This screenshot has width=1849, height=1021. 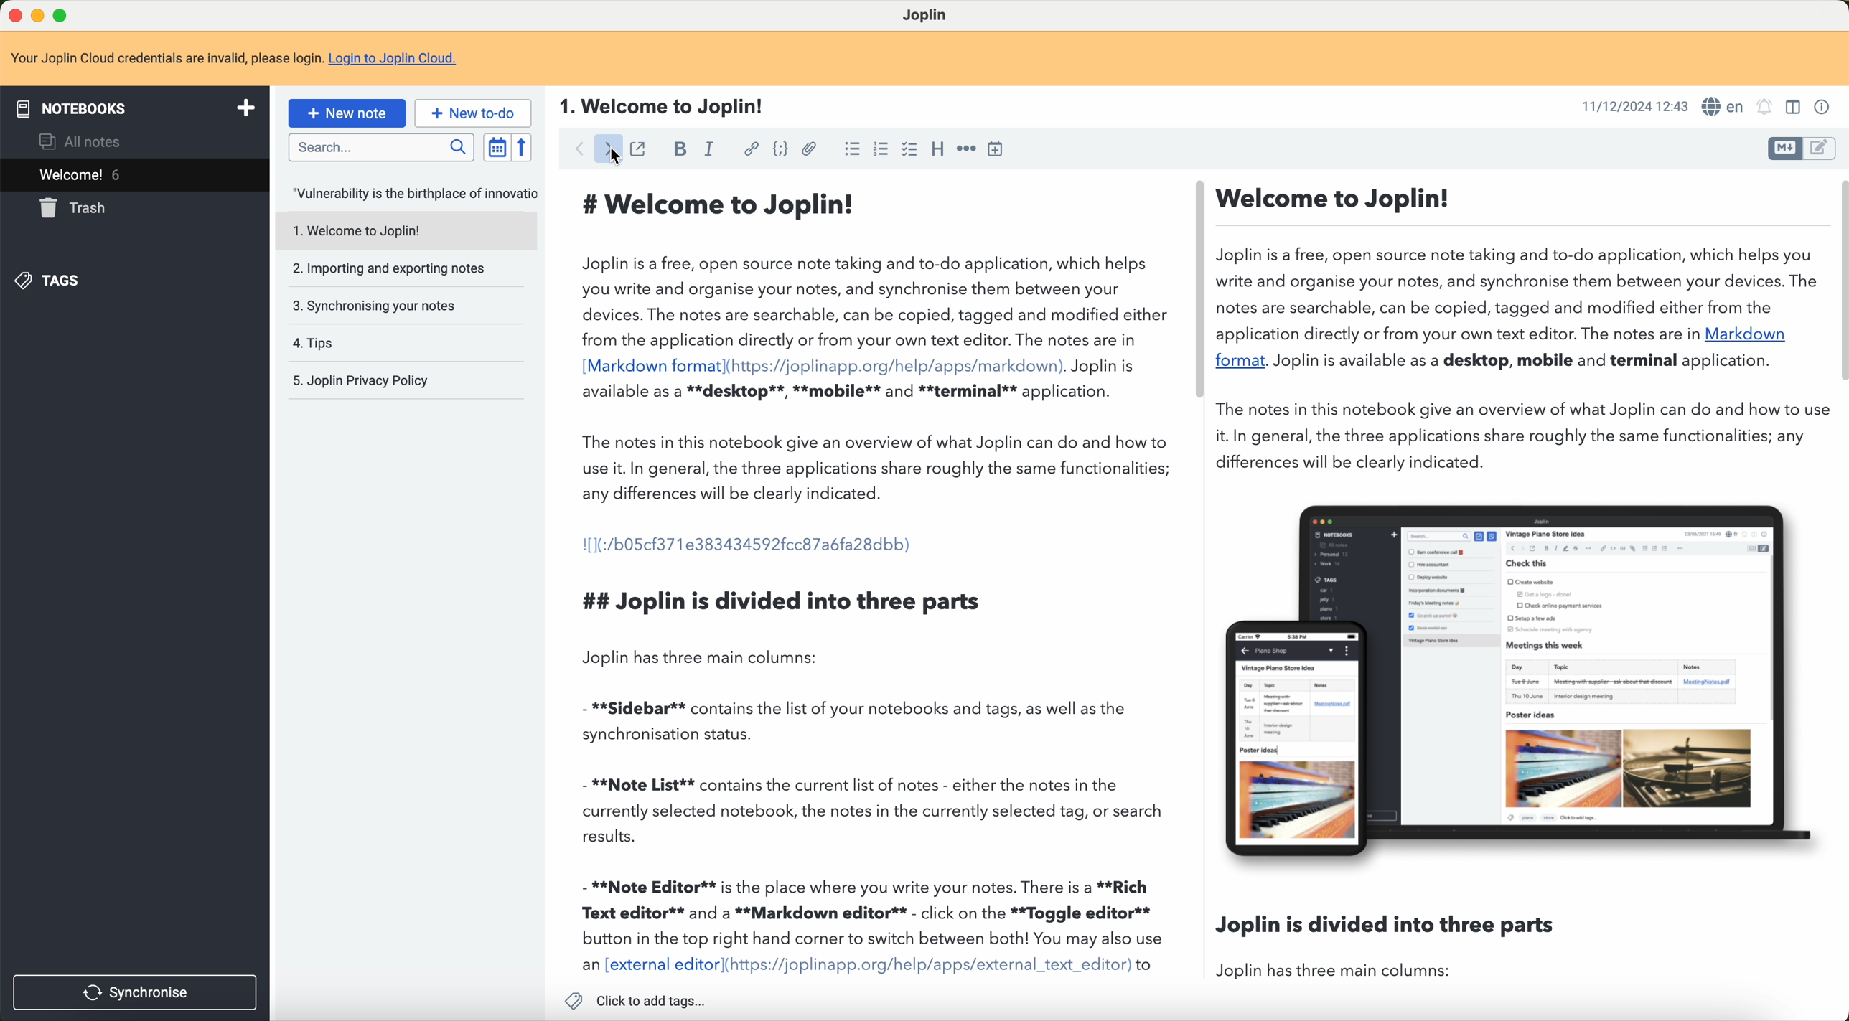 What do you see at coordinates (1526, 435) in the screenshot?
I see `The notes in this notebook give an overview of what Joplin can do and how to use
it. In general, the three applications share roughly the same functionalities; any
differences will be clearly indicated.` at bounding box center [1526, 435].